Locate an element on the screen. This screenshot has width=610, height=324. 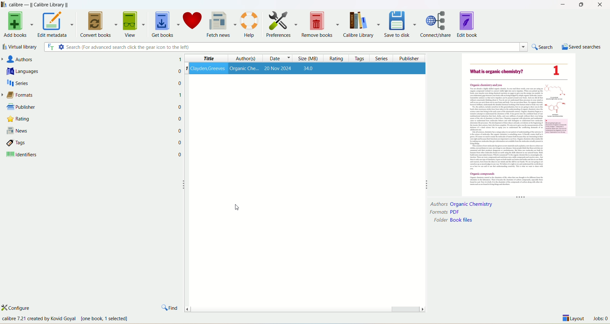
title is located at coordinates (203, 59).